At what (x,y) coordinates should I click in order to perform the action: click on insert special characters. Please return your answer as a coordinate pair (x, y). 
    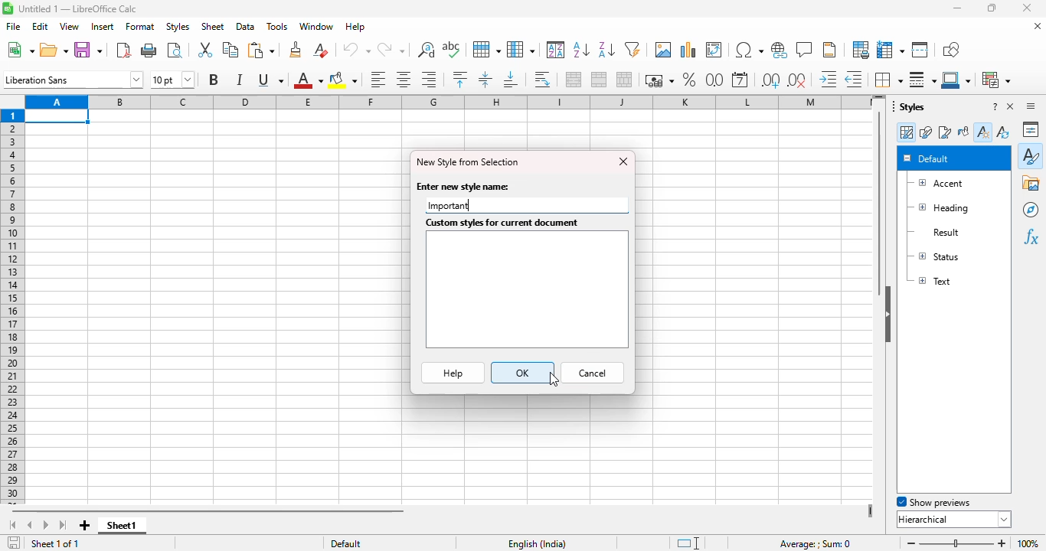
    Looking at the image, I should click on (749, 50).